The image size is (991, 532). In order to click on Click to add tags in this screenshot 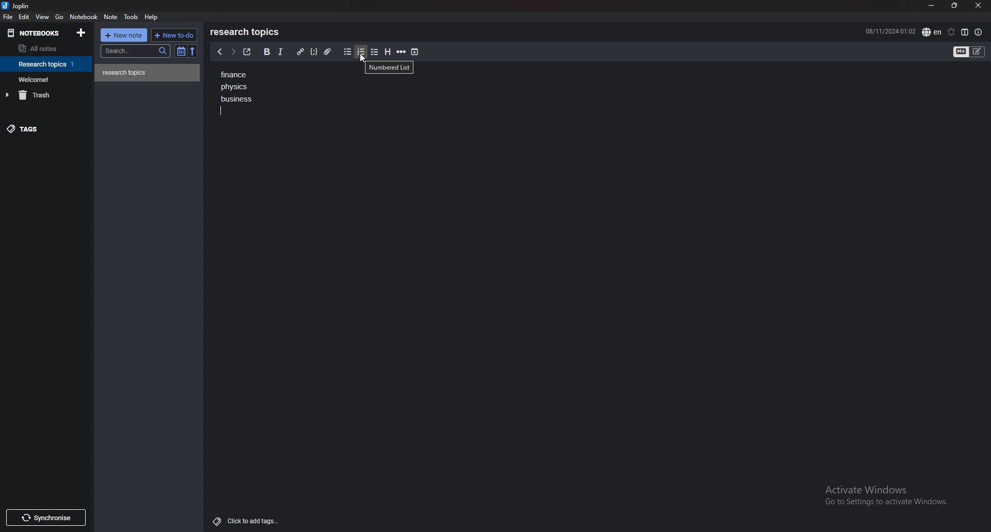, I will do `click(244, 521)`.